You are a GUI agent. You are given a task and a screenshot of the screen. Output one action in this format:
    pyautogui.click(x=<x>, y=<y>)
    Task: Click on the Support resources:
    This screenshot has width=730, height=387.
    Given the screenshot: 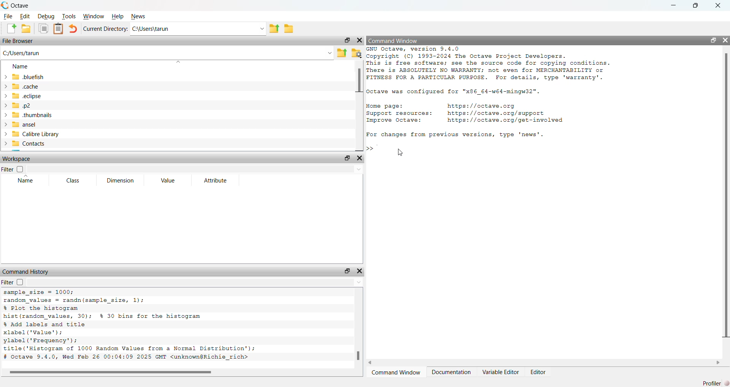 What is the action you would take?
    pyautogui.click(x=399, y=114)
    